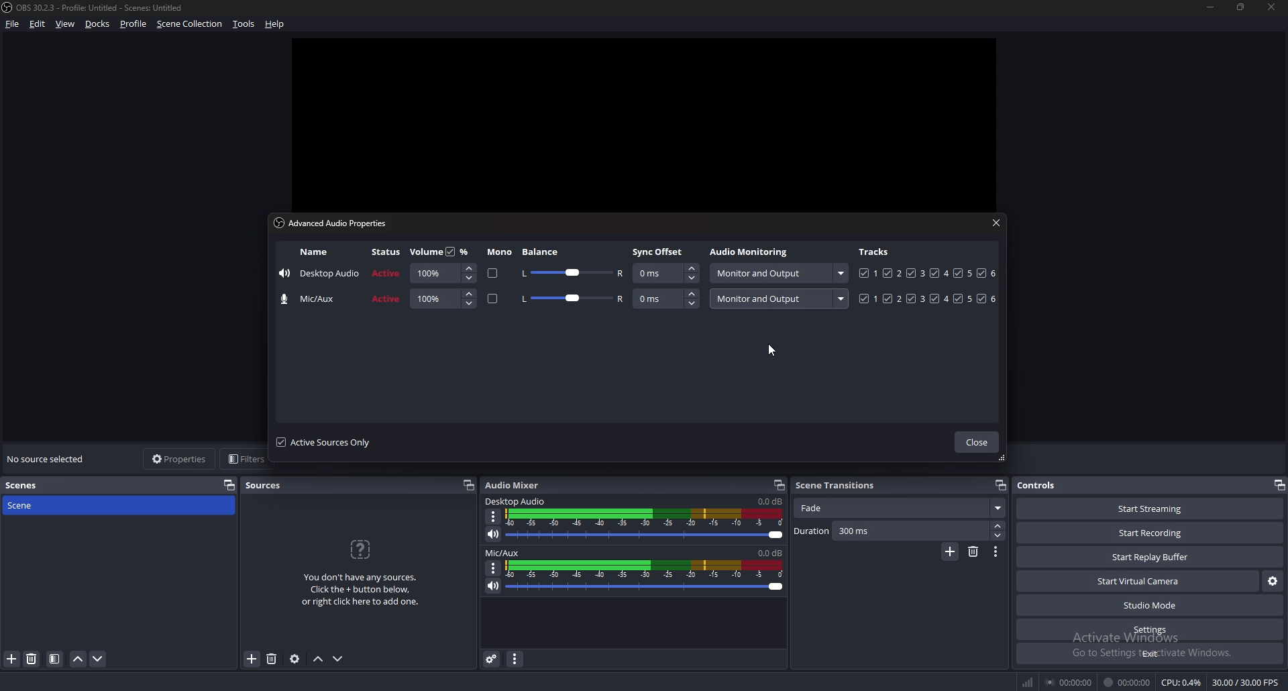 The image size is (1288, 691). What do you see at coordinates (12, 659) in the screenshot?
I see `add filter` at bounding box center [12, 659].